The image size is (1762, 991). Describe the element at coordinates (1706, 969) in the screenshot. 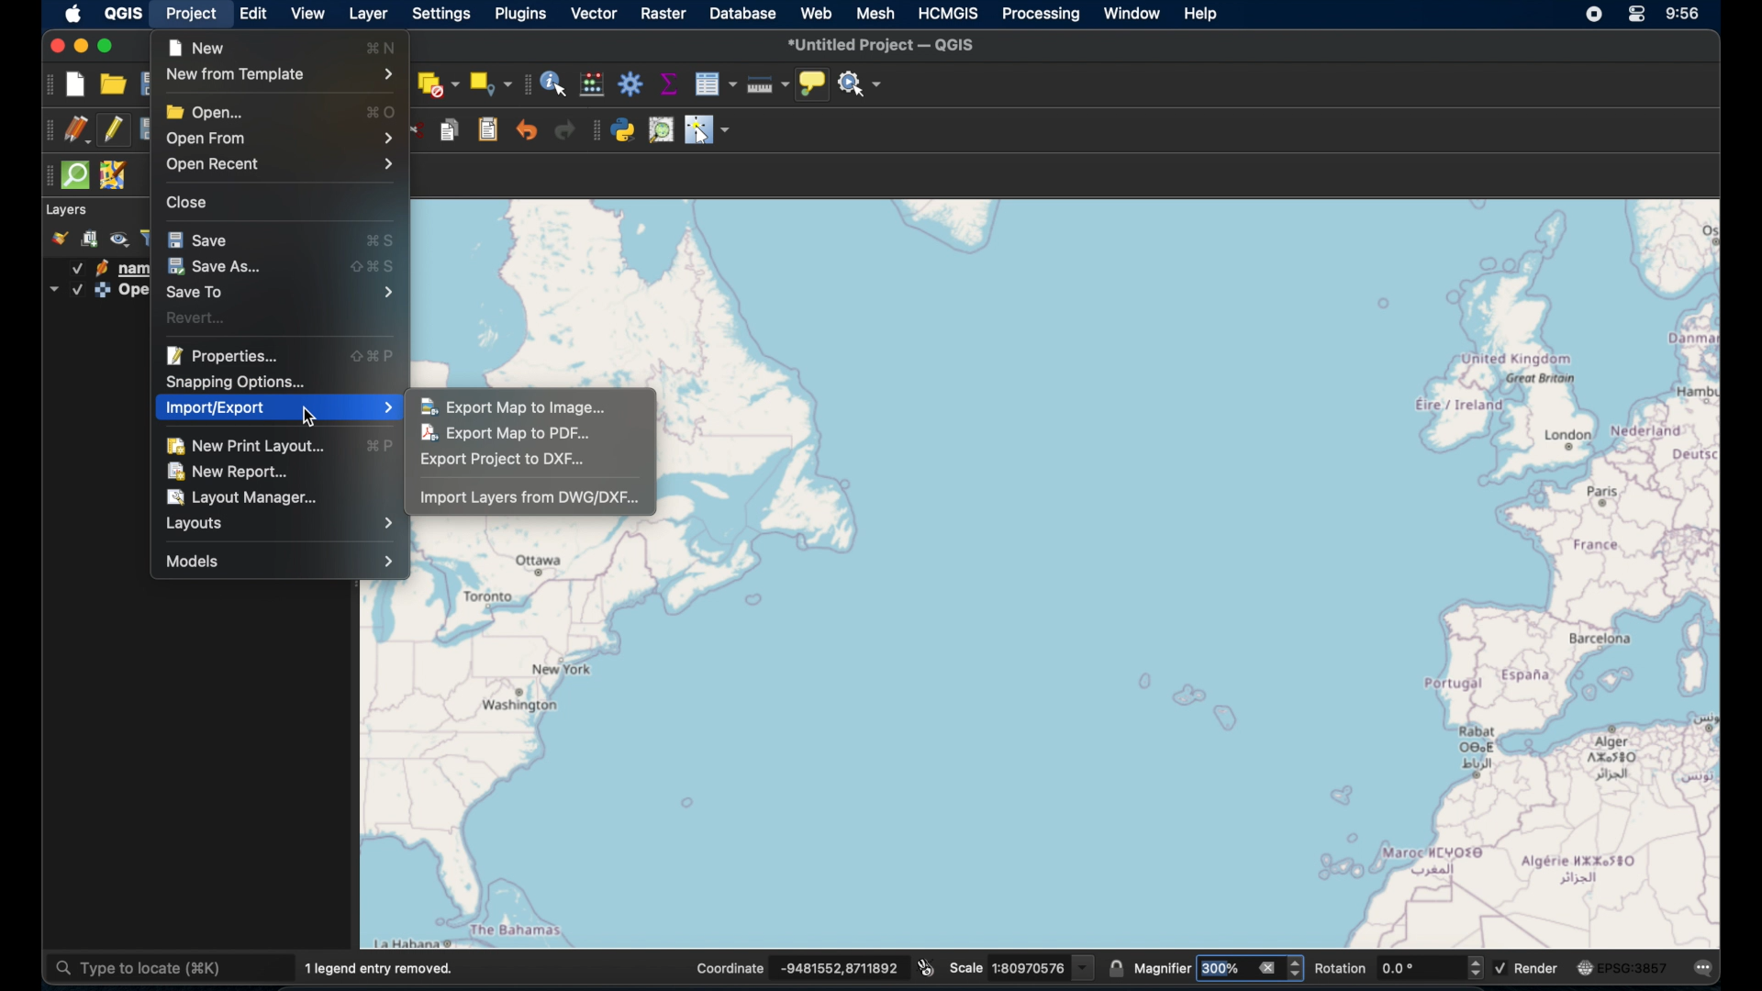

I see `messages` at that location.